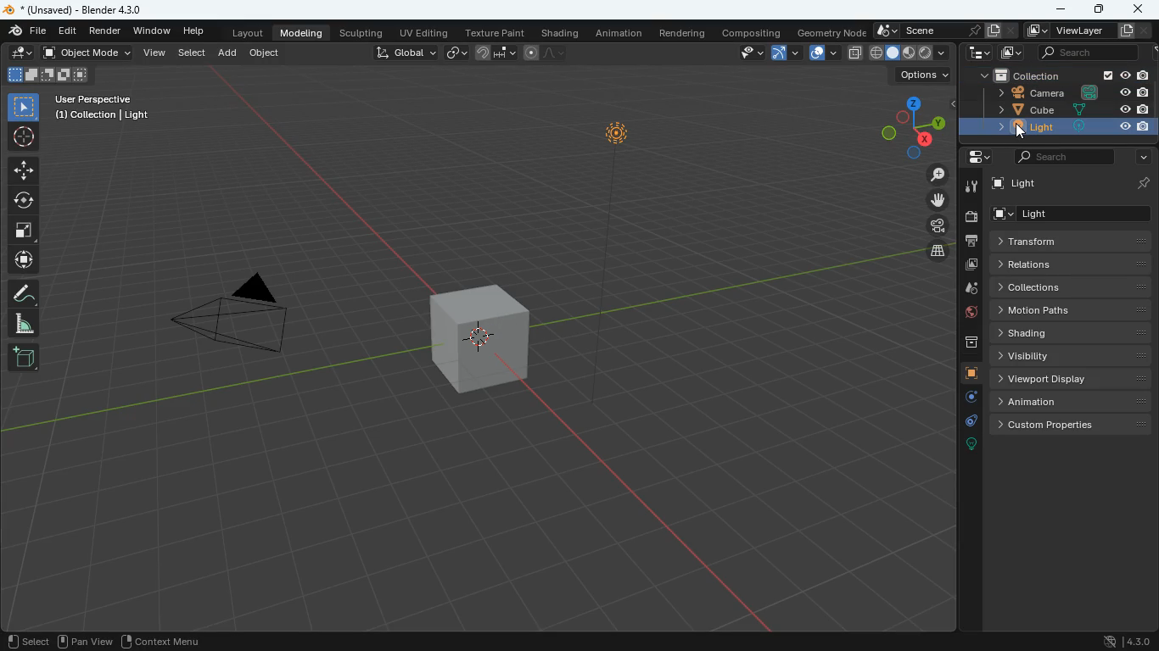 The height and width of the screenshot is (651, 1159). What do you see at coordinates (746, 53) in the screenshot?
I see `select` at bounding box center [746, 53].